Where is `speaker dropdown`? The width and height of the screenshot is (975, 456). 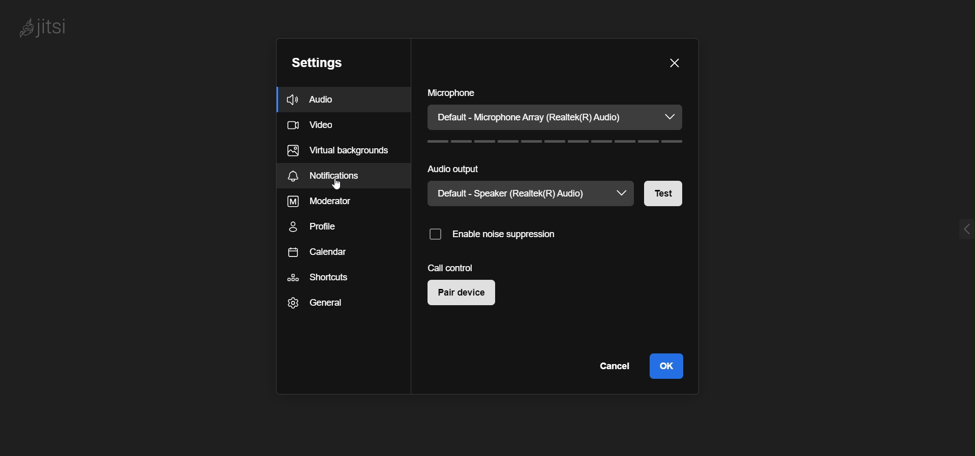
speaker dropdown is located at coordinates (626, 192).